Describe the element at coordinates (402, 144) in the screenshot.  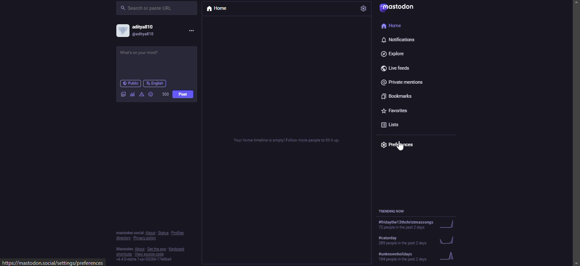
I see `preferences` at that location.